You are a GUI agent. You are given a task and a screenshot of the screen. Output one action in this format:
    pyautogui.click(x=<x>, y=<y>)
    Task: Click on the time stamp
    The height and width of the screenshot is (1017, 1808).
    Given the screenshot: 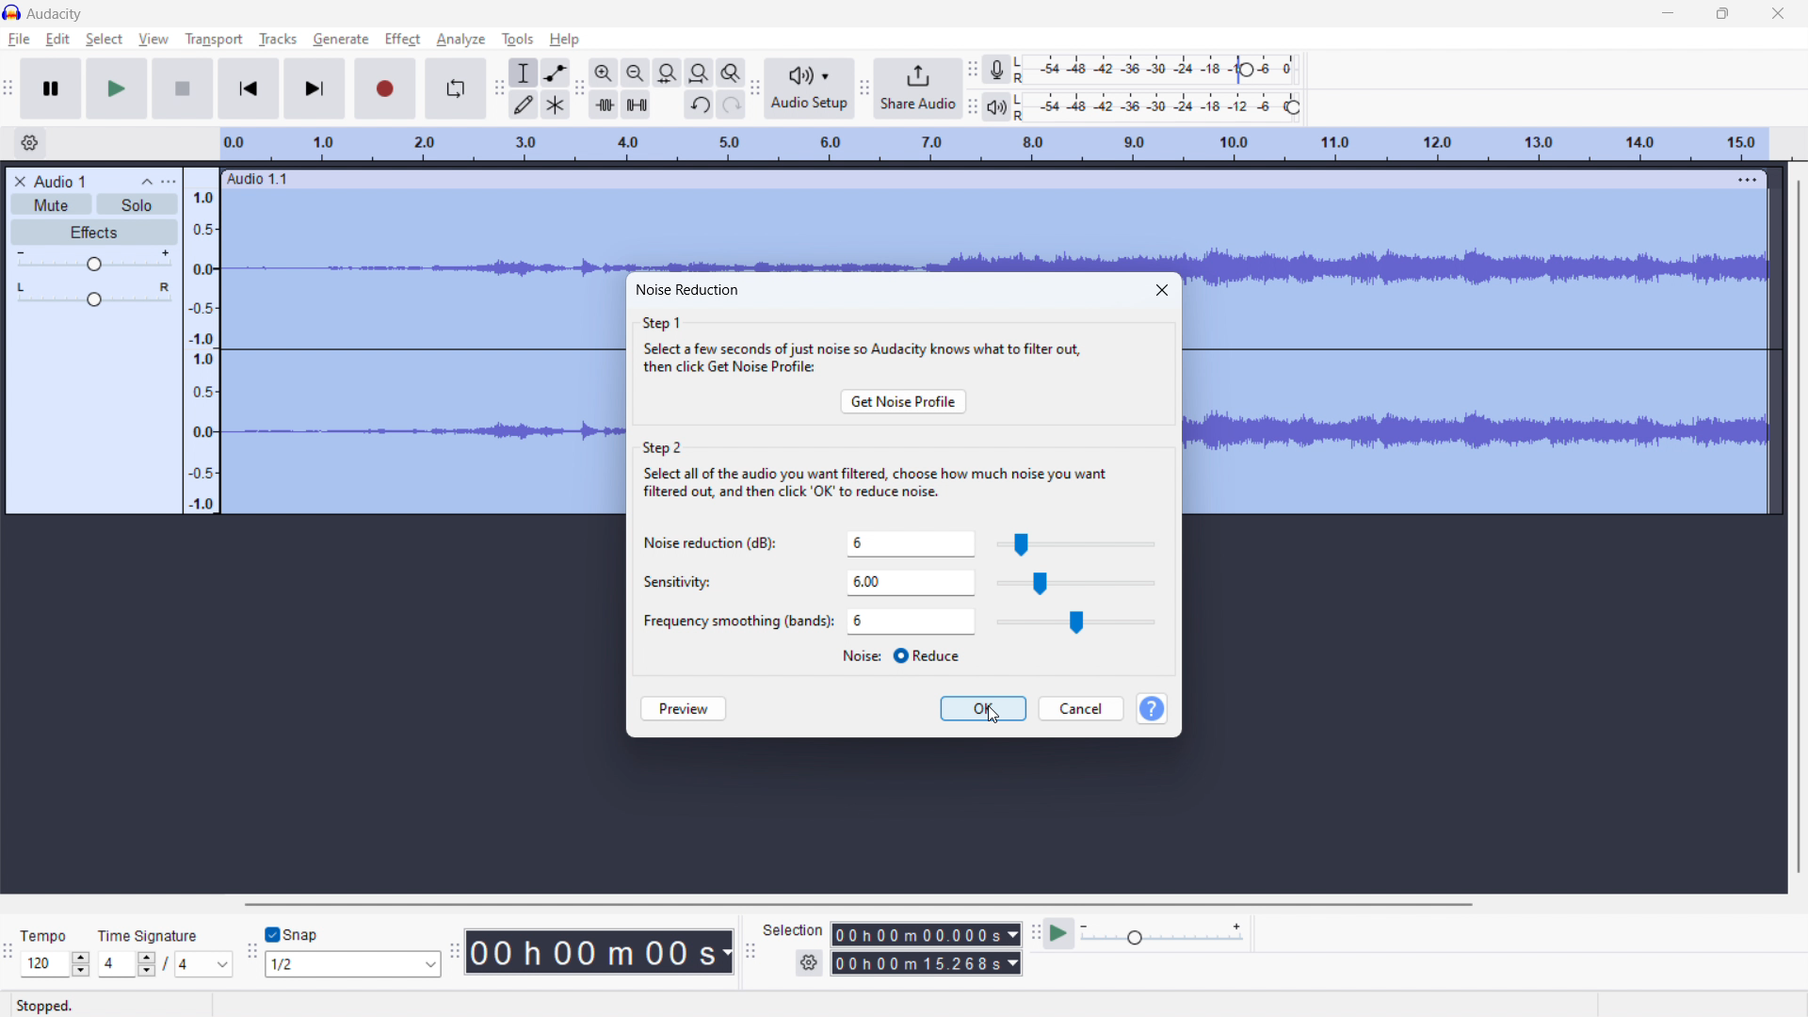 What is the action you would take?
    pyautogui.click(x=599, y=953)
    